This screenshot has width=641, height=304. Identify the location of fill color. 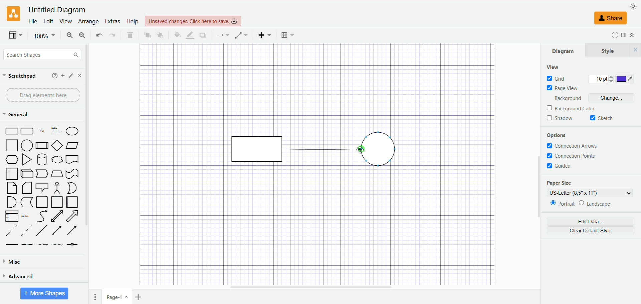
(176, 35).